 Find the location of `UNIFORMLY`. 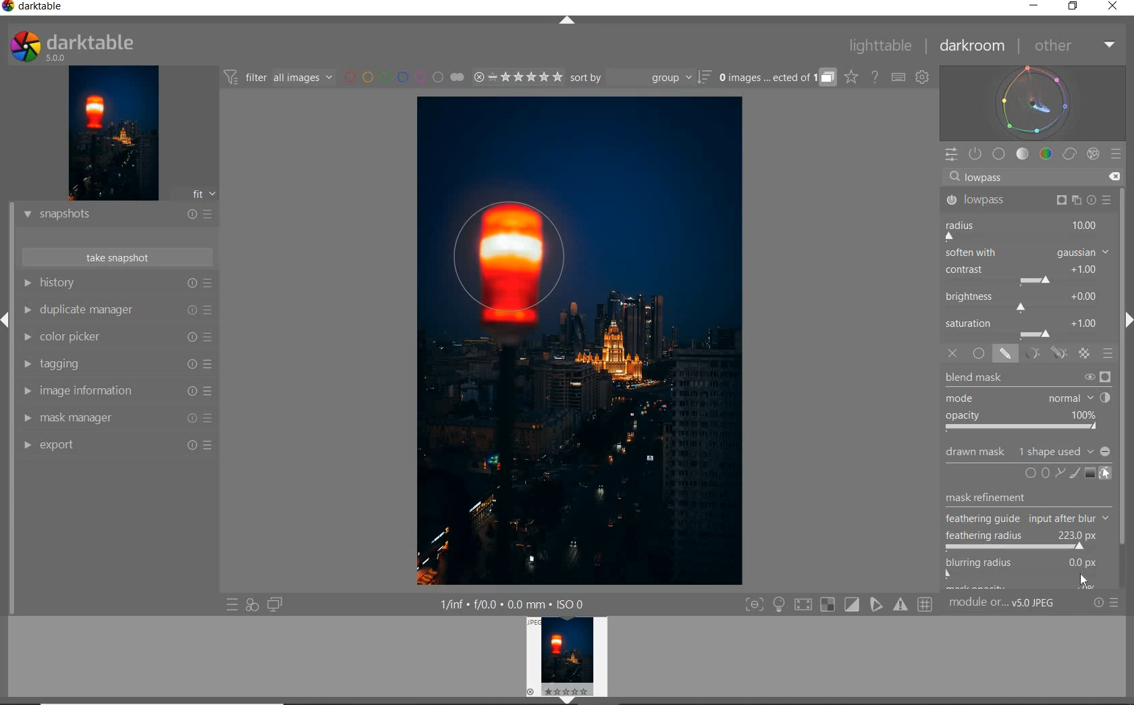

UNIFORMLY is located at coordinates (979, 354).